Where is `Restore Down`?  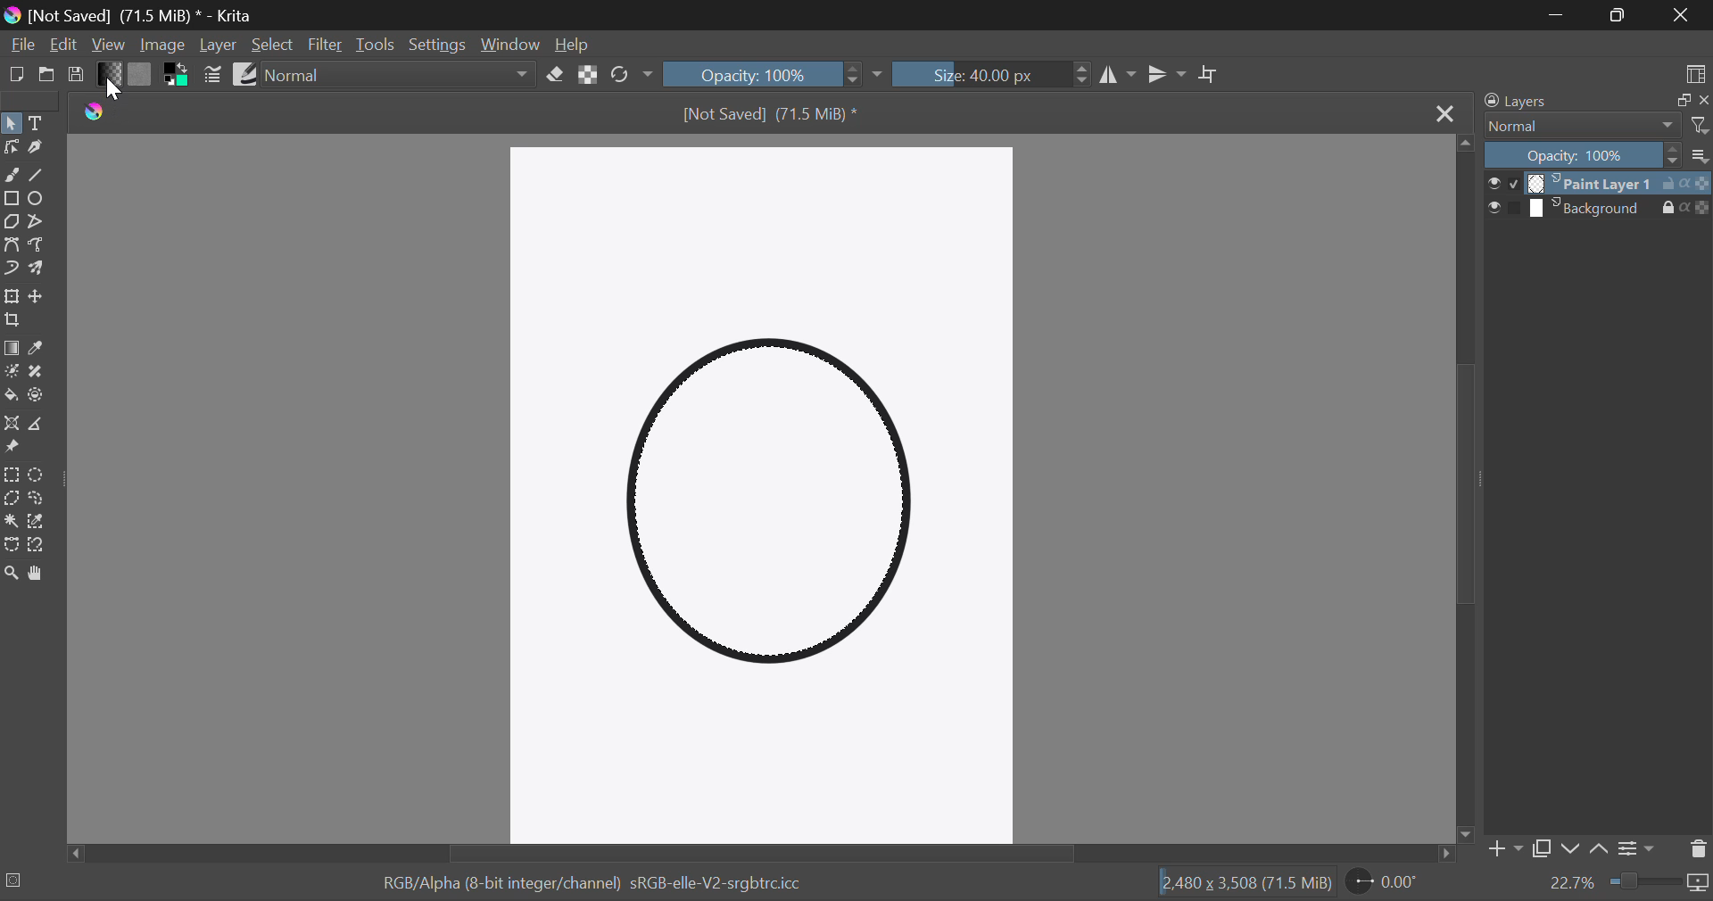
Restore Down is located at coordinates (1557, 16).